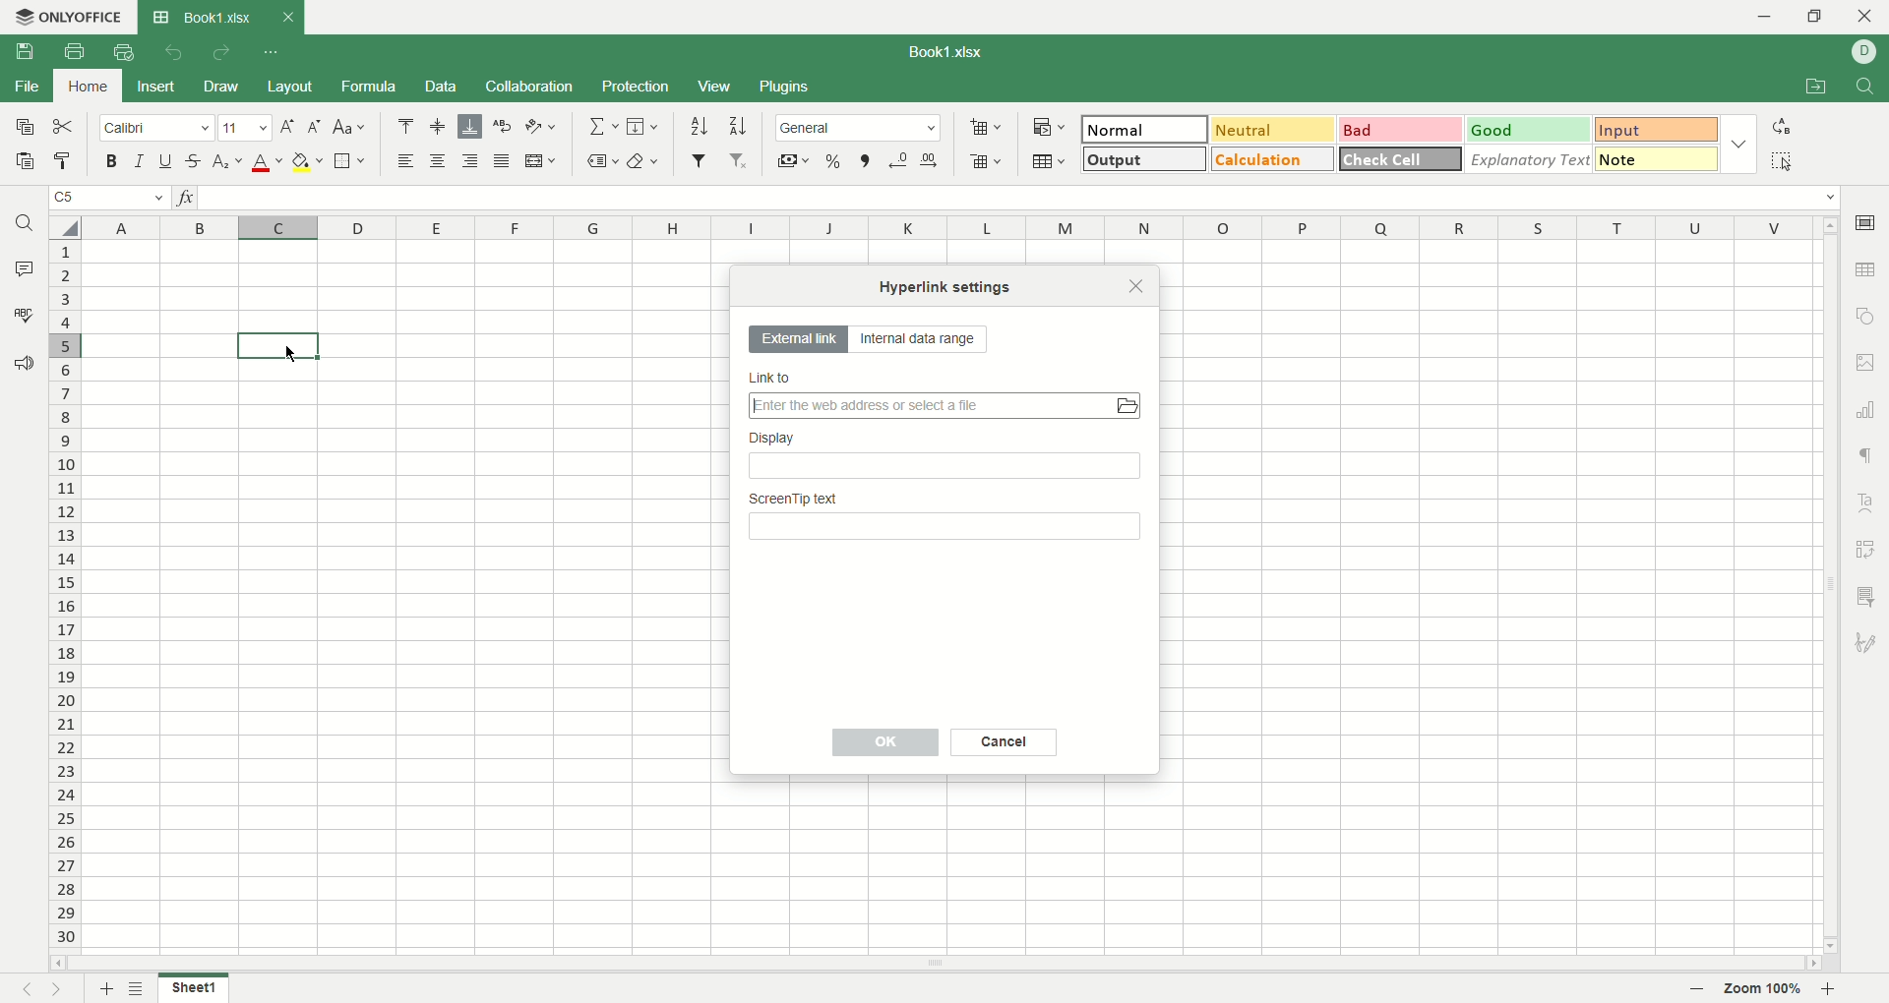  I want to click on previous sheet, so click(19, 991).